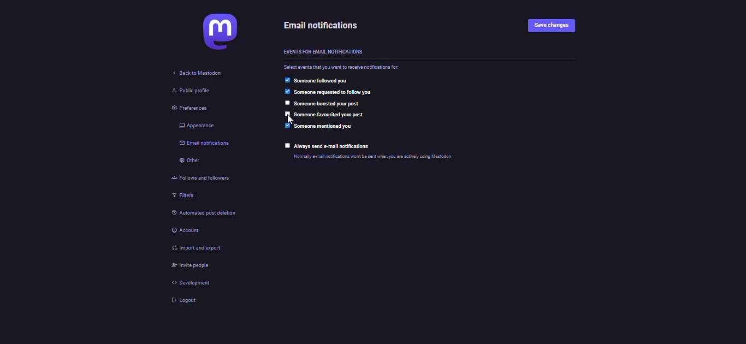 Image resolution: width=746 pixels, height=344 pixels. I want to click on email notifications, so click(199, 144).